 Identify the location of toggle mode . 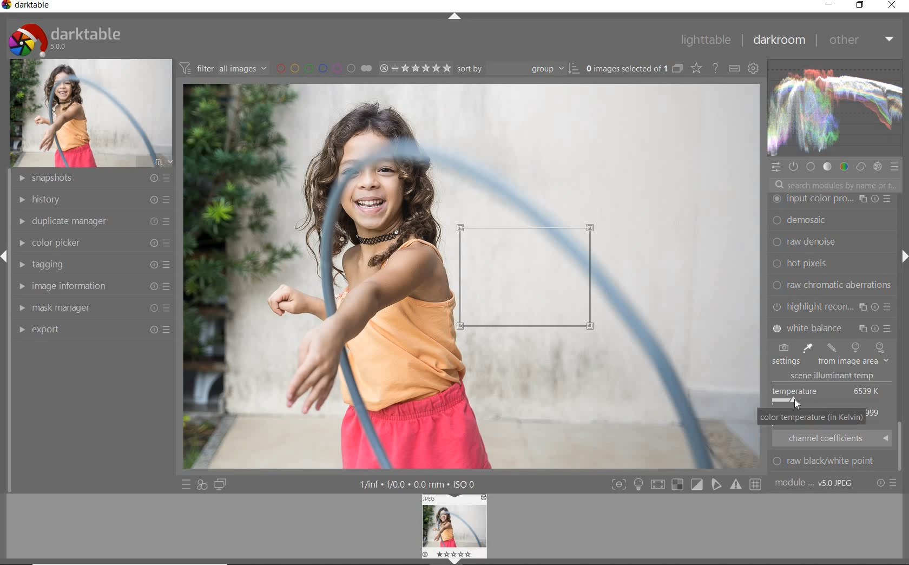
(717, 486).